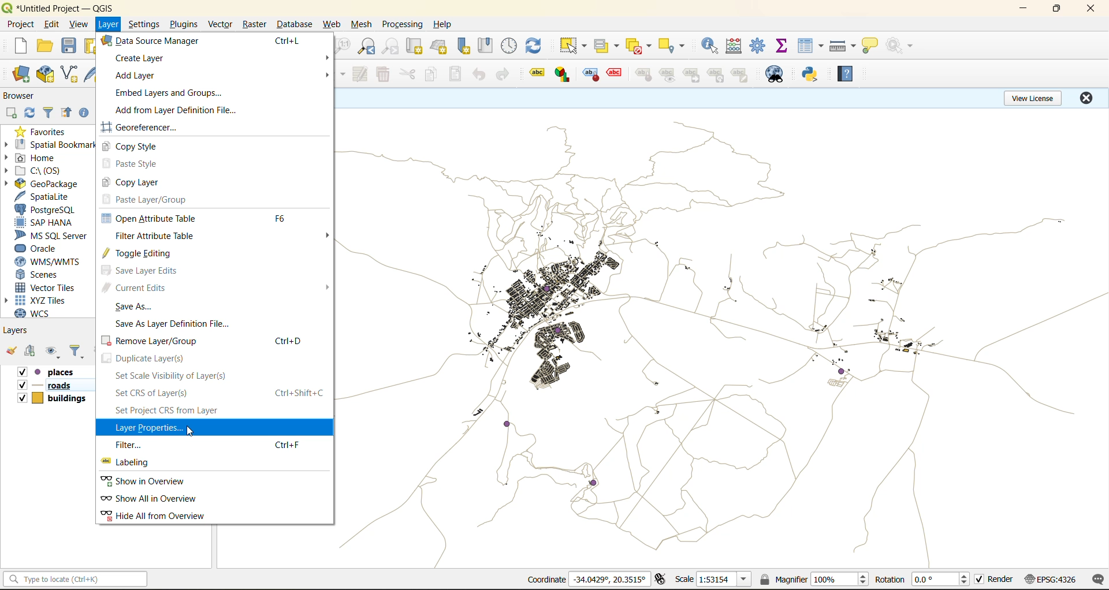 This screenshot has height=590, width=1109. I want to click on add, so click(12, 113).